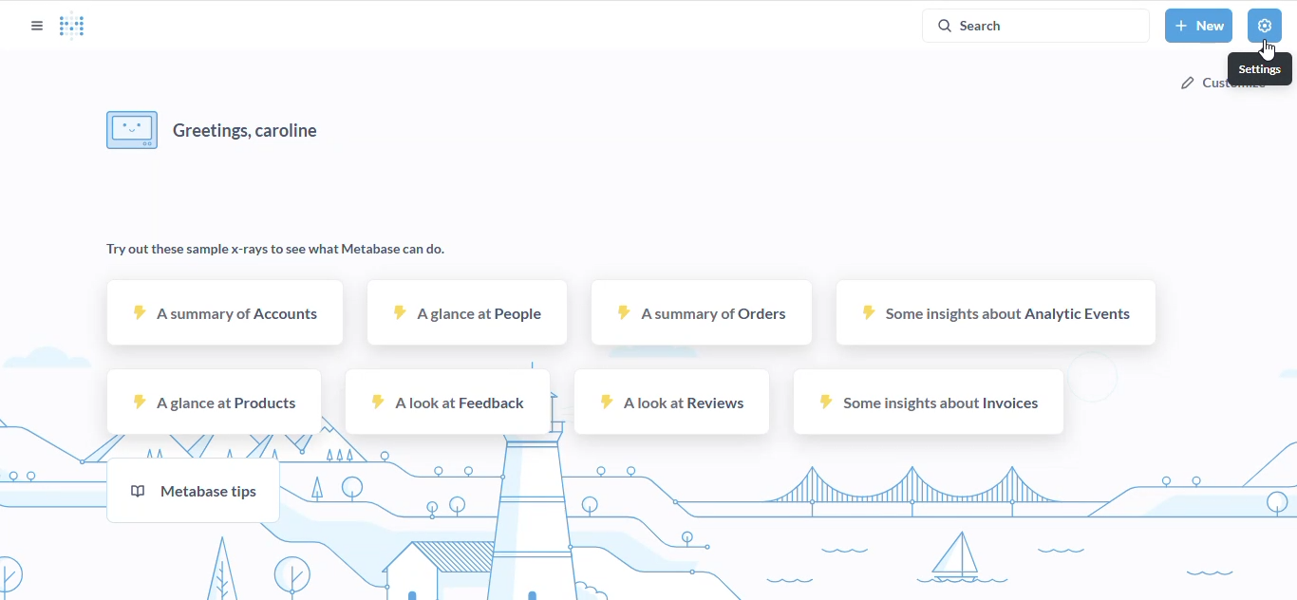  Describe the element at coordinates (36, 26) in the screenshot. I see `open sidebar` at that location.